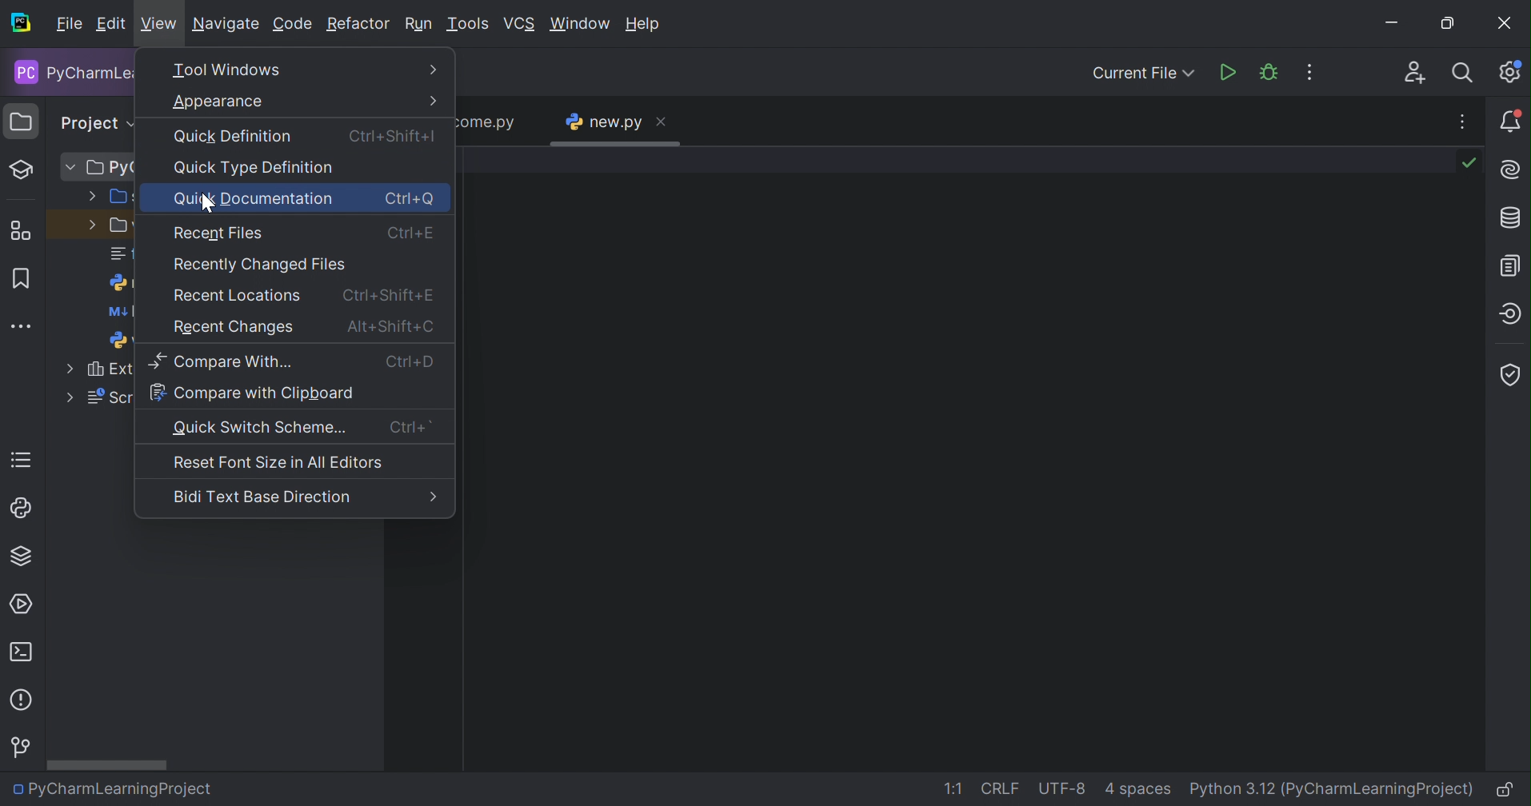 The height and width of the screenshot is (806, 1531). Describe the element at coordinates (87, 397) in the screenshot. I see `Scratches and Consoles` at that location.